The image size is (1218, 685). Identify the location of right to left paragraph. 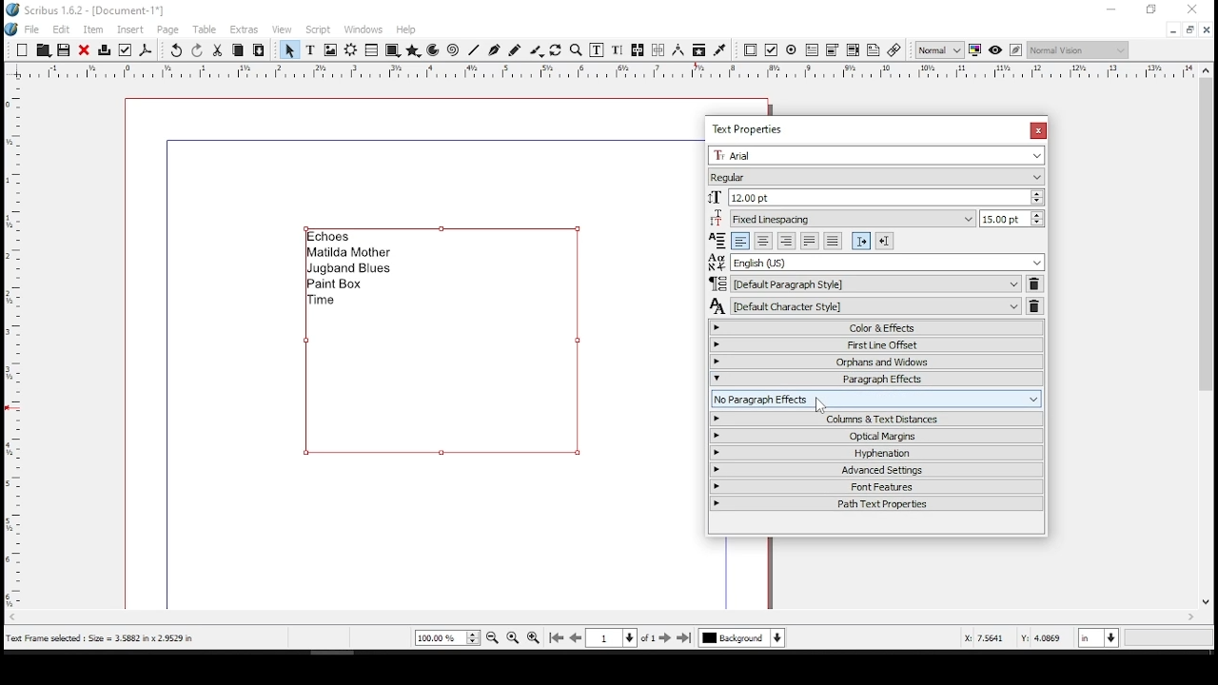
(884, 241).